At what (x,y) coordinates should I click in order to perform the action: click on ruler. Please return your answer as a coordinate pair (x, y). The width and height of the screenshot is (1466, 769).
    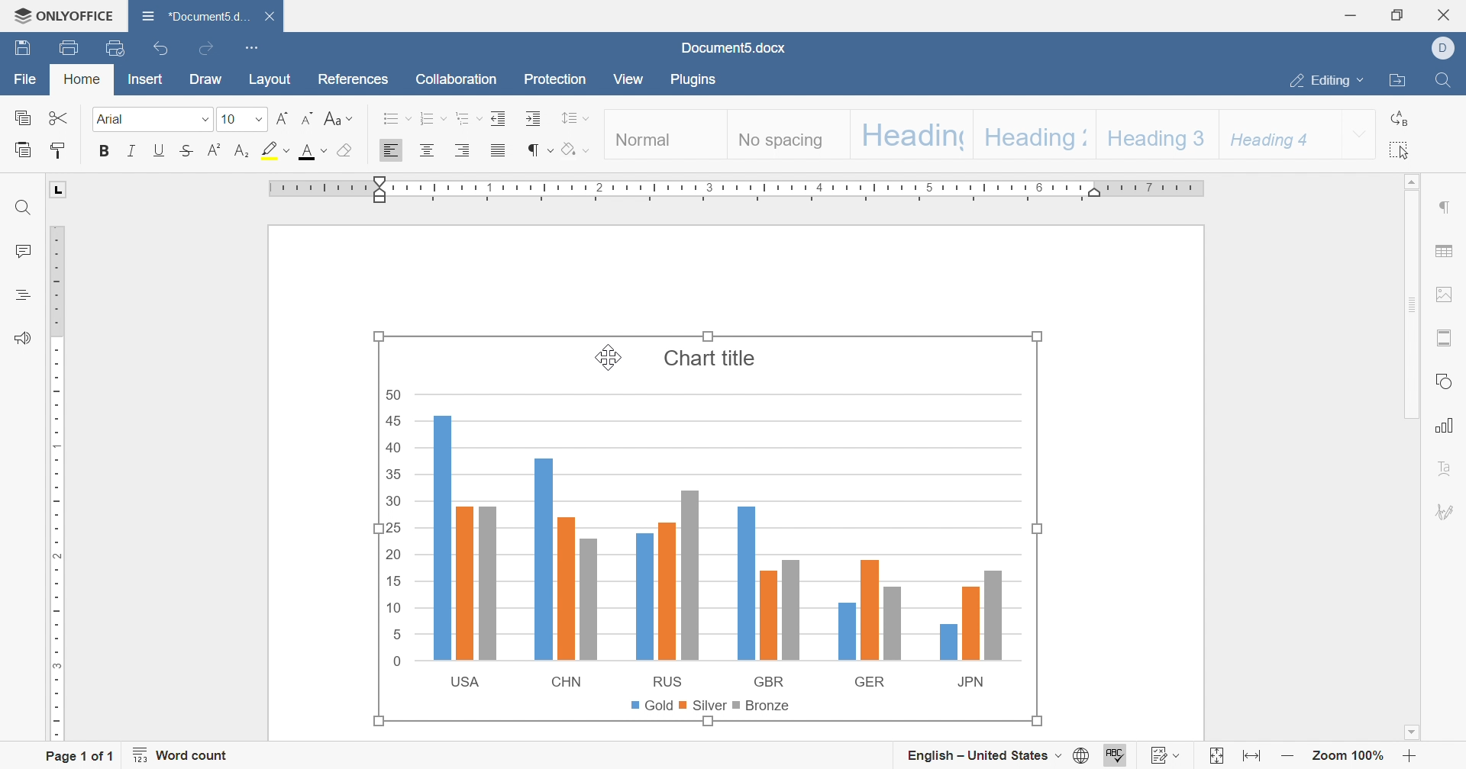
    Looking at the image, I should click on (738, 188).